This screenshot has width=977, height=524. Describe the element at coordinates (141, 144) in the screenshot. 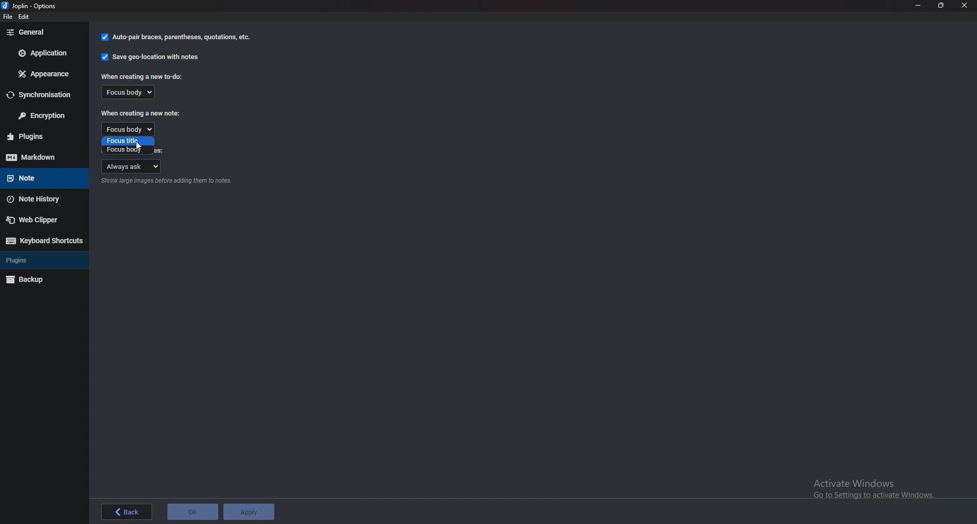

I see `cursor` at that location.